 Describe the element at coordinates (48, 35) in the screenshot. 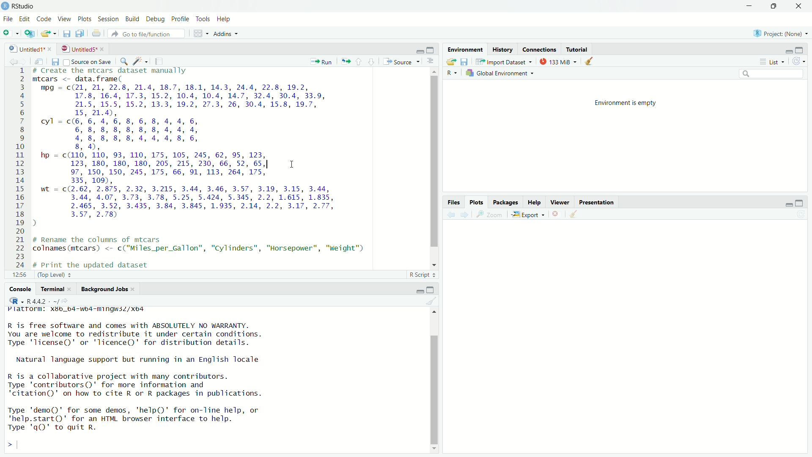

I see `export` at that location.